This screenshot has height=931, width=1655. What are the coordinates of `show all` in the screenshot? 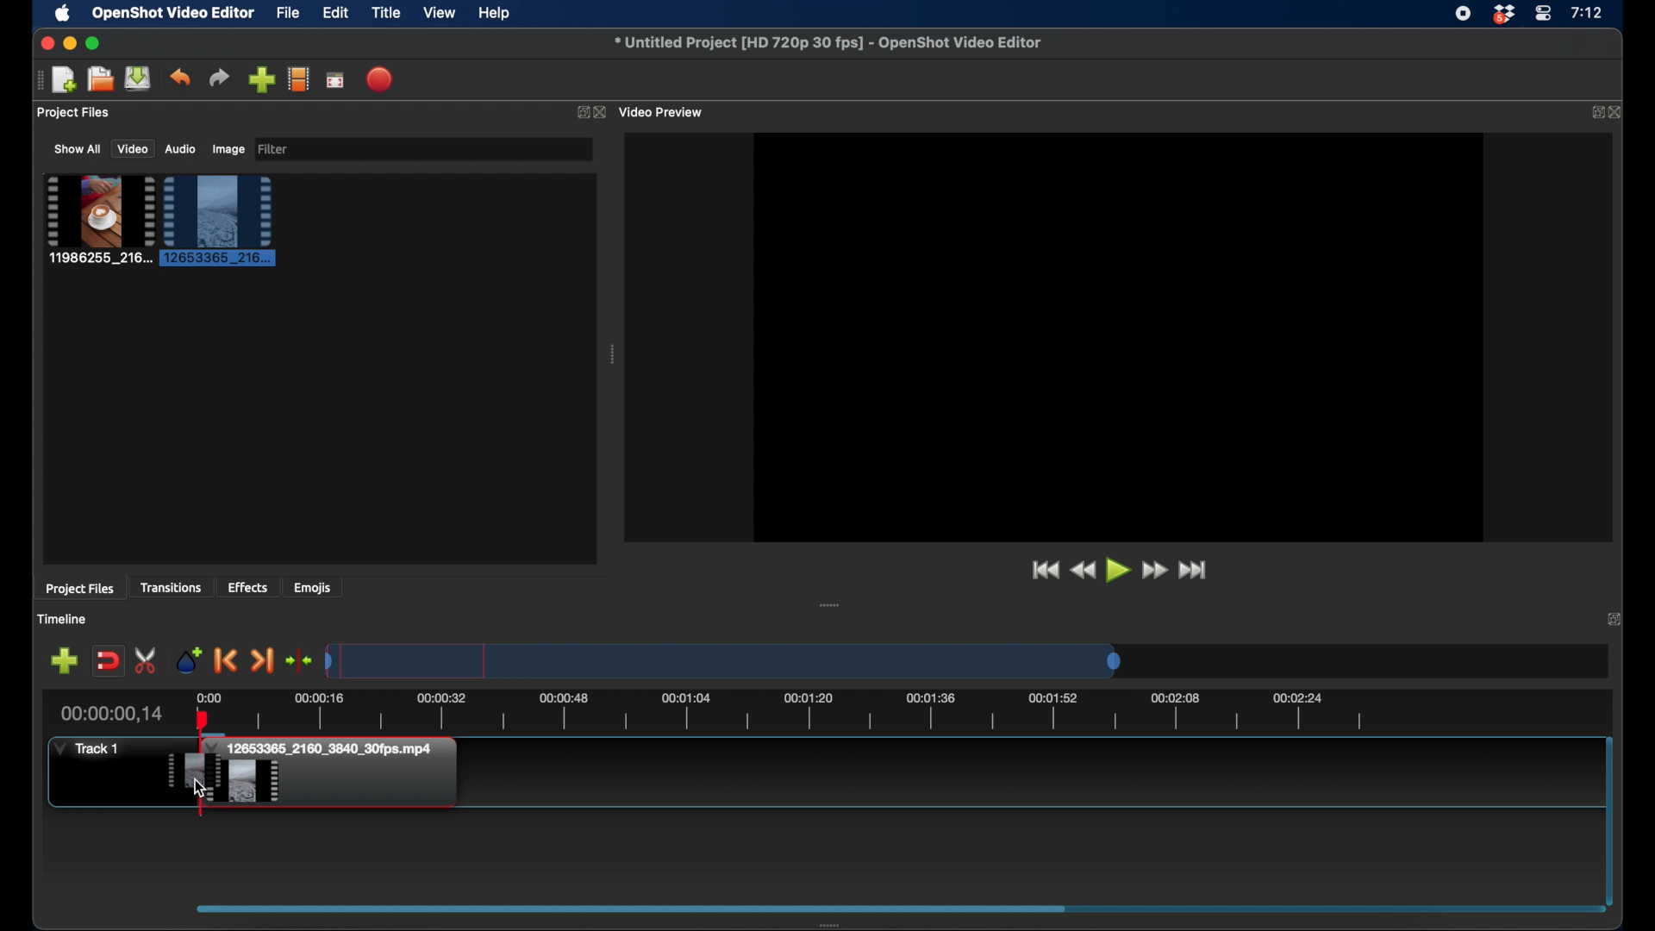 It's located at (76, 148).